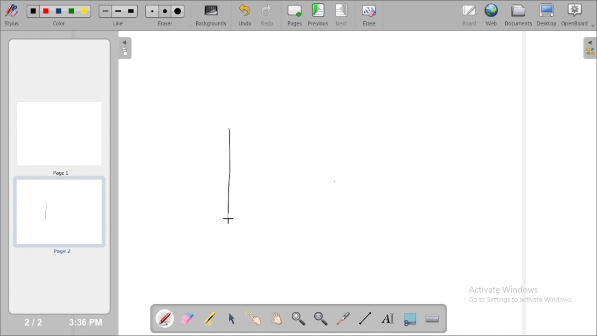 Image resolution: width=597 pixels, height=336 pixels. Describe the element at coordinates (388, 319) in the screenshot. I see `write text` at that location.